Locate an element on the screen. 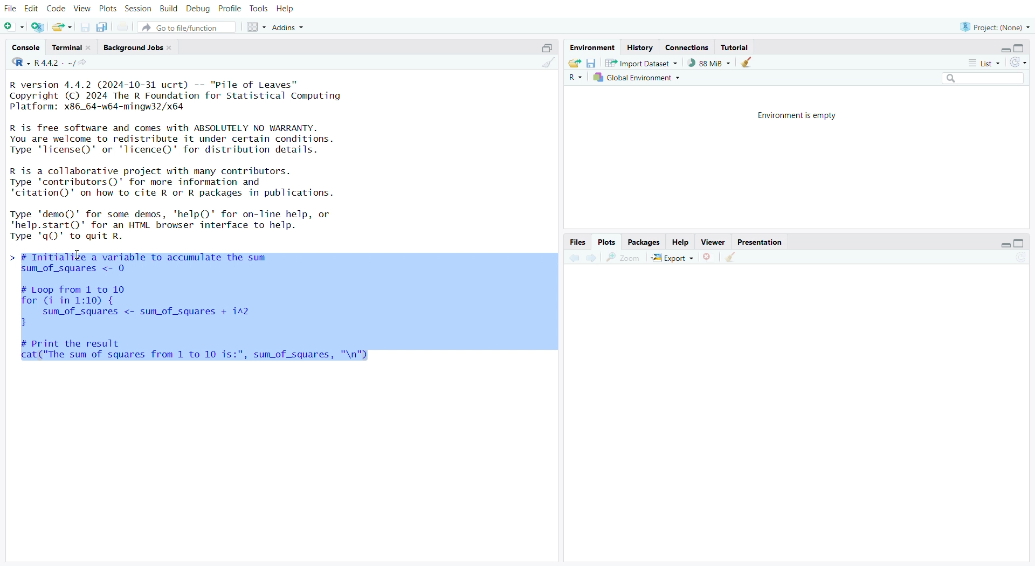 This screenshot has height=566, width=1035. build is located at coordinates (169, 10).